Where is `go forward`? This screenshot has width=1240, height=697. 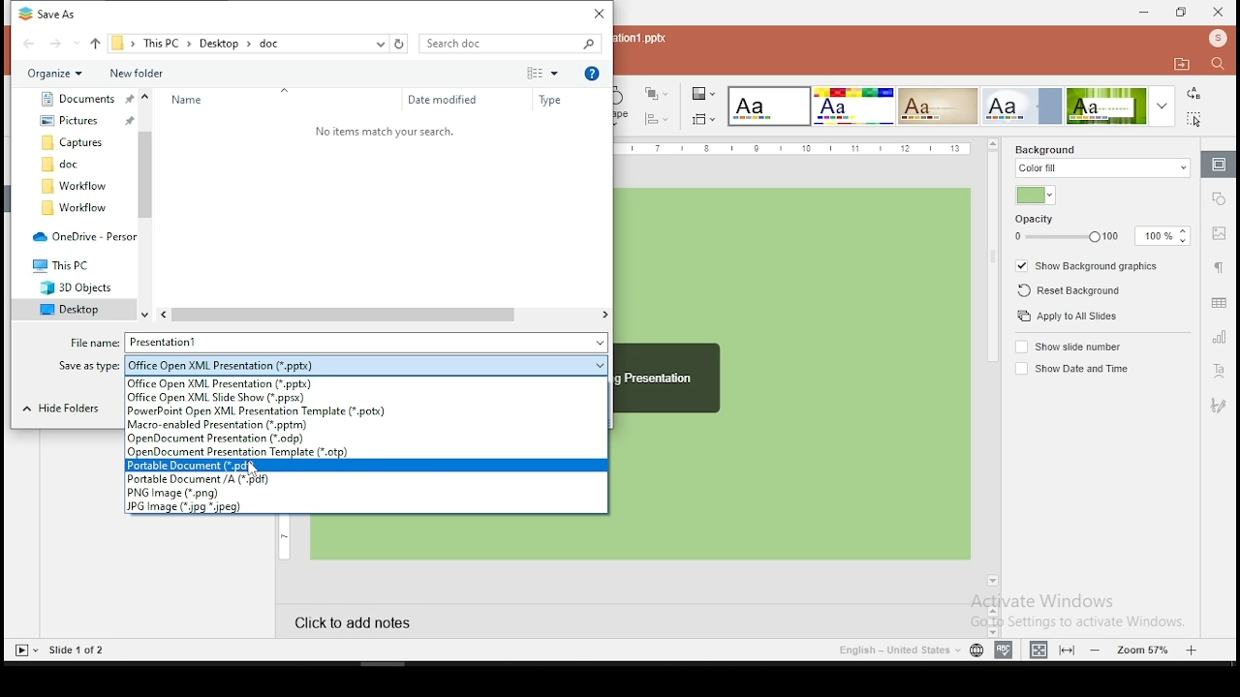
go forward is located at coordinates (63, 44).